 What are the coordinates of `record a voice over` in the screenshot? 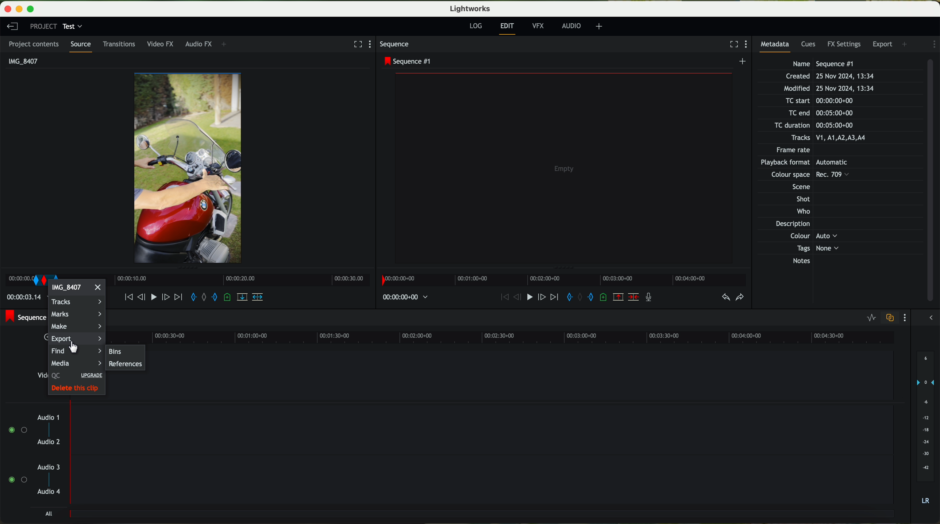 It's located at (649, 297).